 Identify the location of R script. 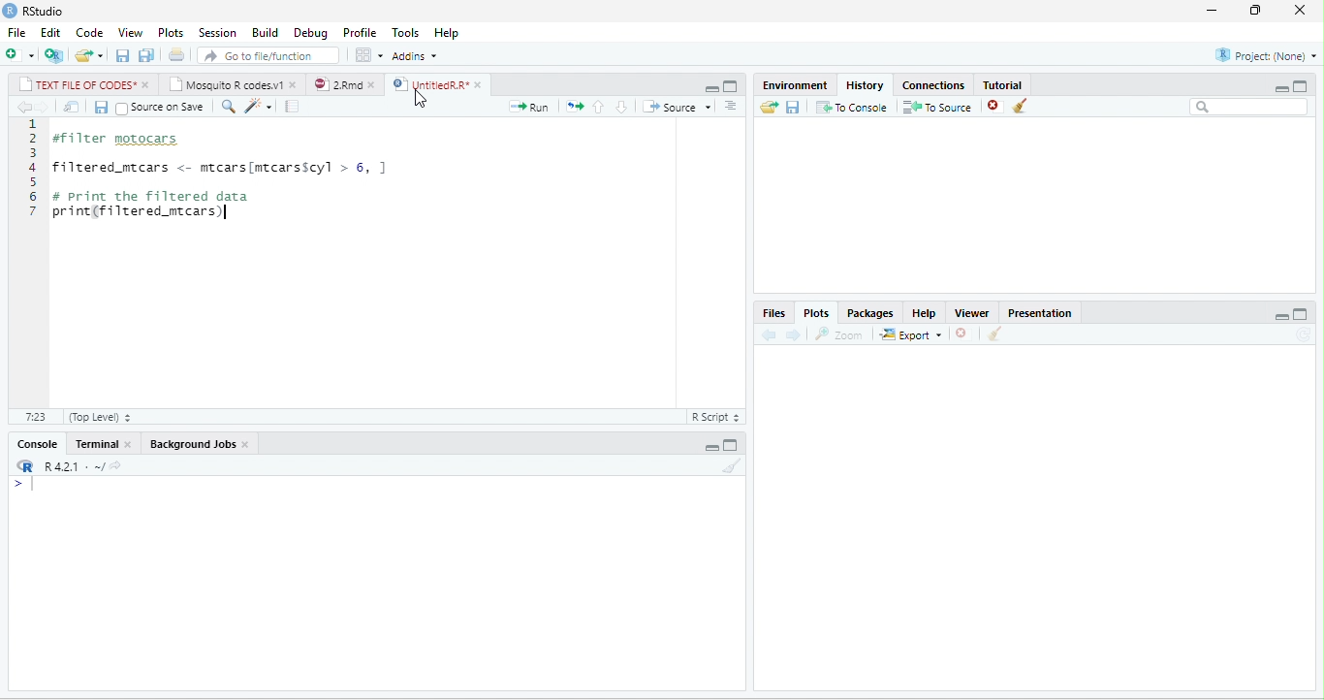
(715, 417).